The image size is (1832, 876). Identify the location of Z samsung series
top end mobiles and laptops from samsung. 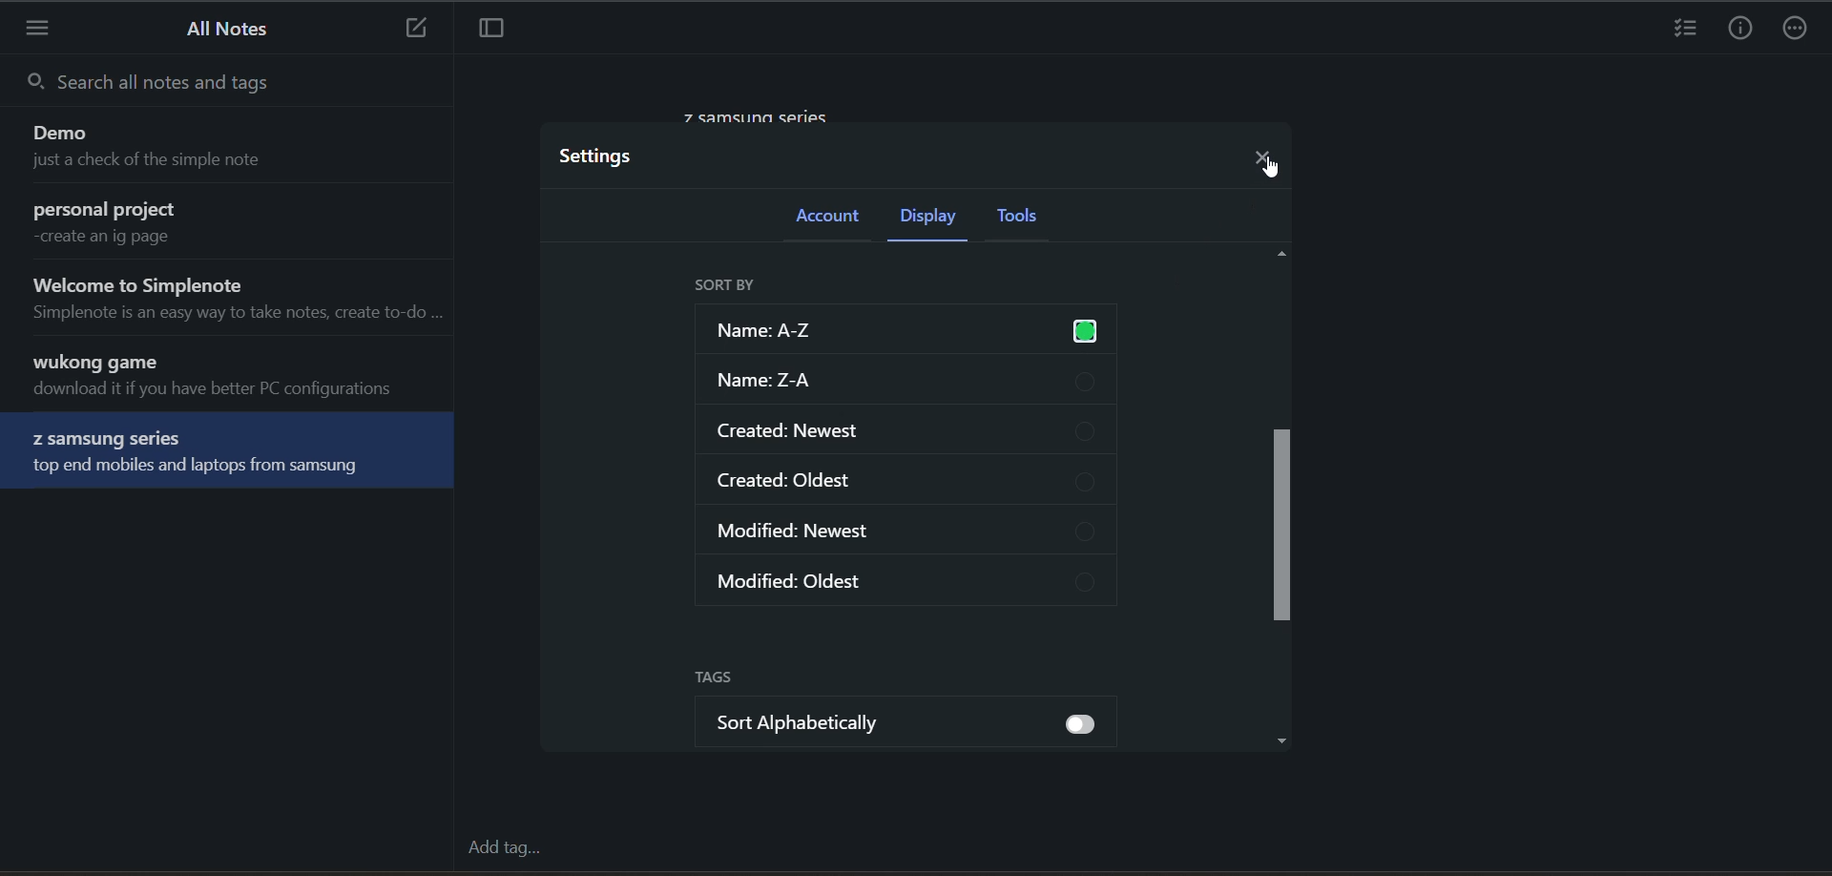
(230, 453).